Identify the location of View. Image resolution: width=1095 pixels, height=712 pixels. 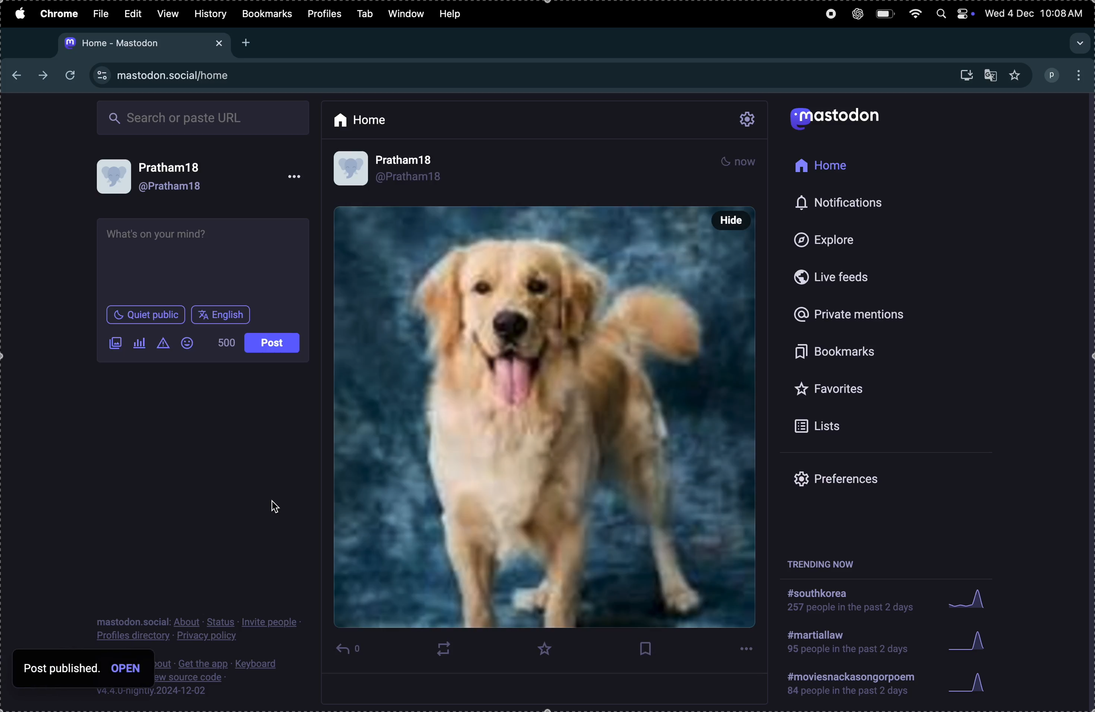
(167, 13).